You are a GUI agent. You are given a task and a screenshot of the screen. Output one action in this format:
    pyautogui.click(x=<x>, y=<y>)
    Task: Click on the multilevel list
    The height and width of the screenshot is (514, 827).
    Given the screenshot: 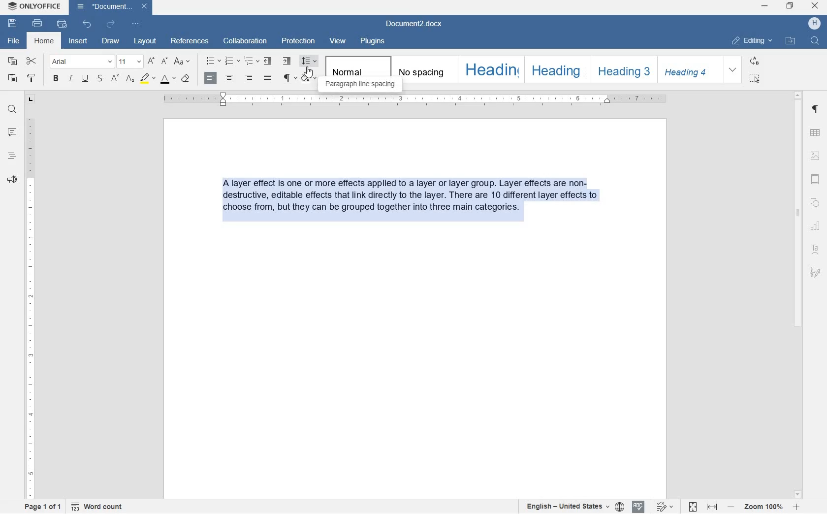 What is the action you would take?
    pyautogui.click(x=251, y=62)
    